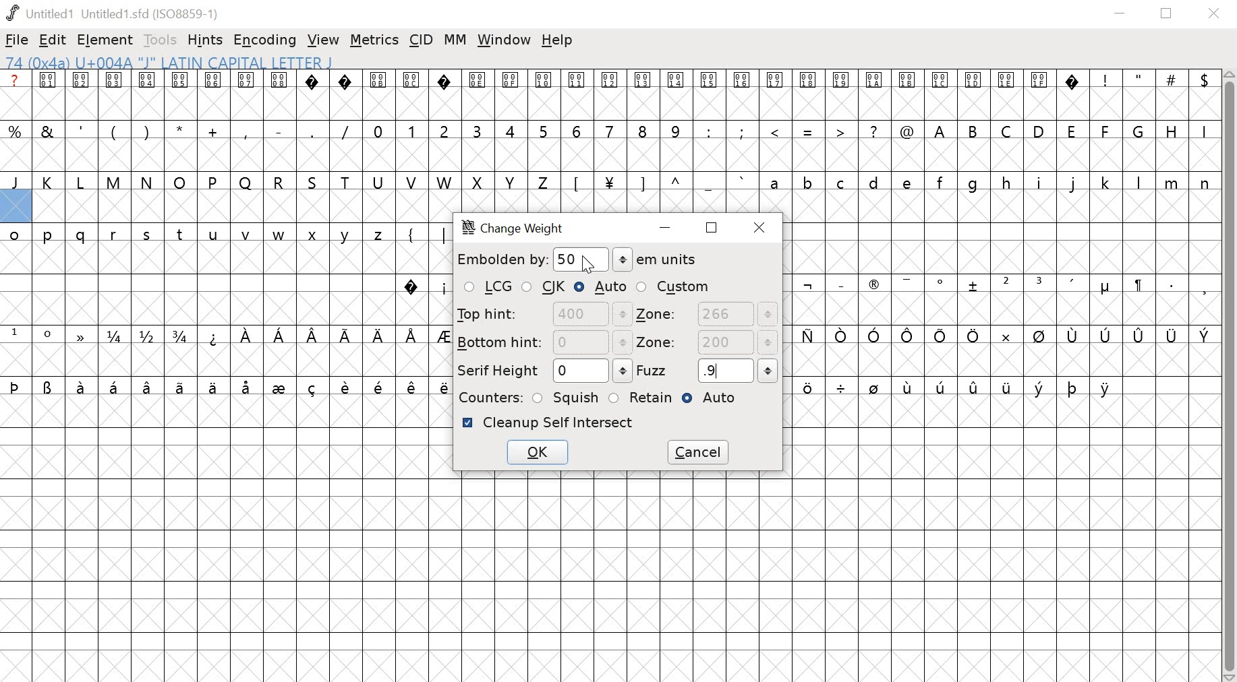 The width and height of the screenshot is (1237, 682). What do you see at coordinates (1006, 286) in the screenshot?
I see `symbols` at bounding box center [1006, 286].